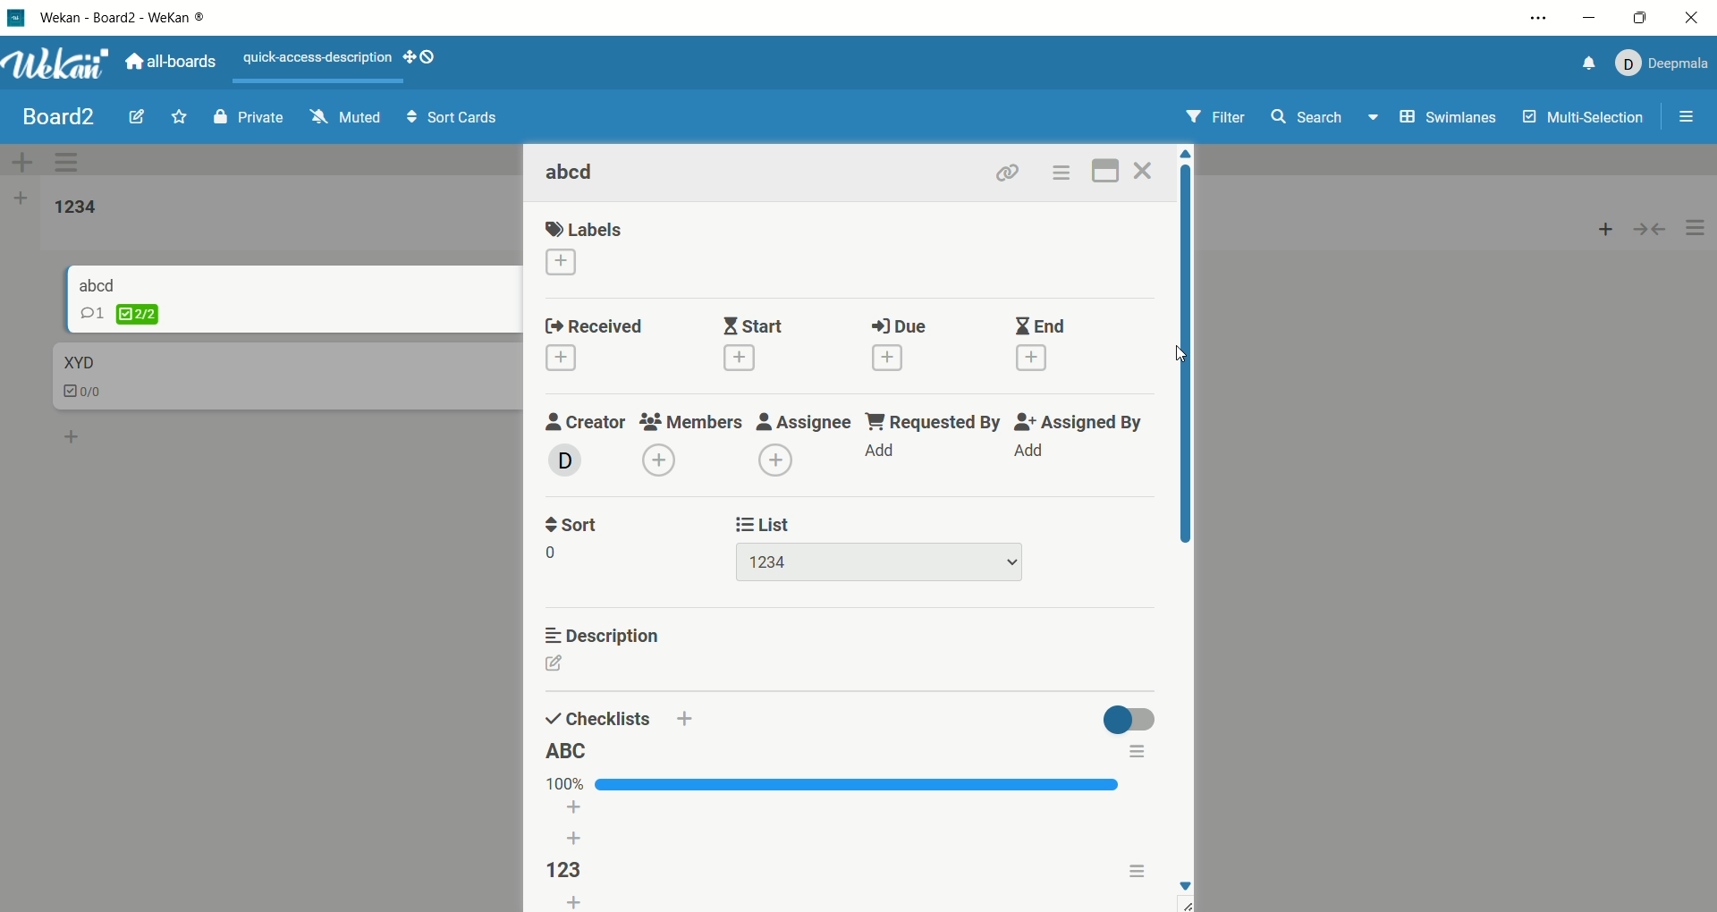  What do you see at coordinates (1219, 118) in the screenshot?
I see `filter` at bounding box center [1219, 118].